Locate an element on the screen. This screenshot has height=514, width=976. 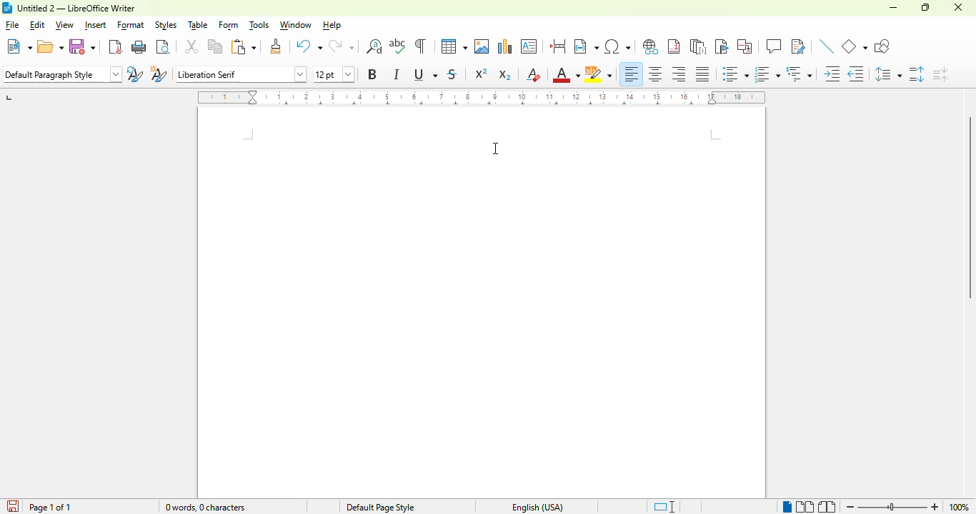
justified is located at coordinates (702, 74).